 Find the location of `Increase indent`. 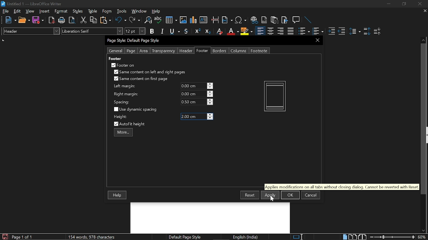

Increase indent is located at coordinates (331, 31).